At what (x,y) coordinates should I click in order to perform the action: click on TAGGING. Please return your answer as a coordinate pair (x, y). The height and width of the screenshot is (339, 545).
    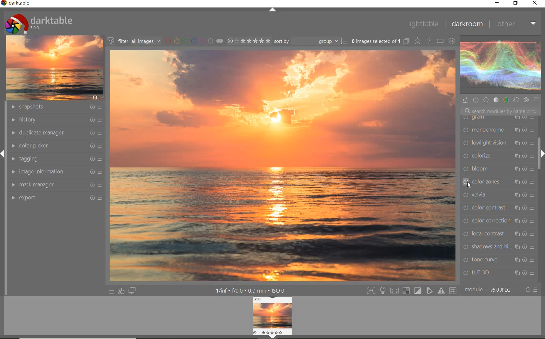
    Looking at the image, I should click on (55, 158).